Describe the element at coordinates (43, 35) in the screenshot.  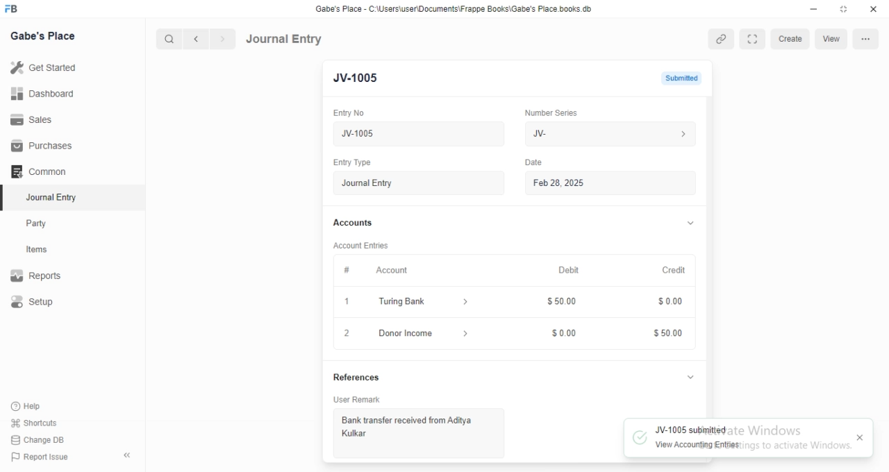
I see `Gabe's Place` at that location.